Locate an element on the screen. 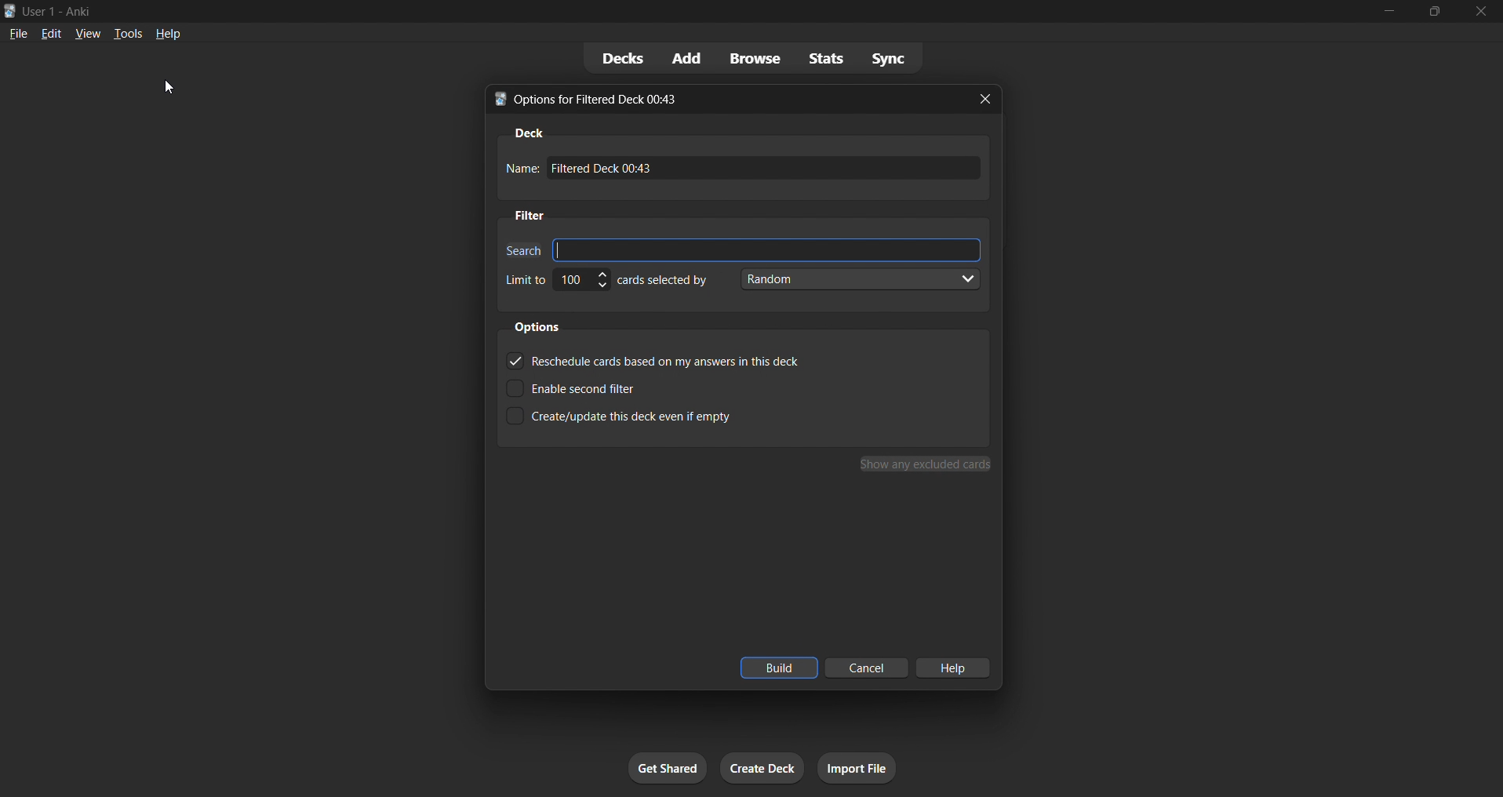 This screenshot has width=1503, height=797. Filter is located at coordinates (534, 215).